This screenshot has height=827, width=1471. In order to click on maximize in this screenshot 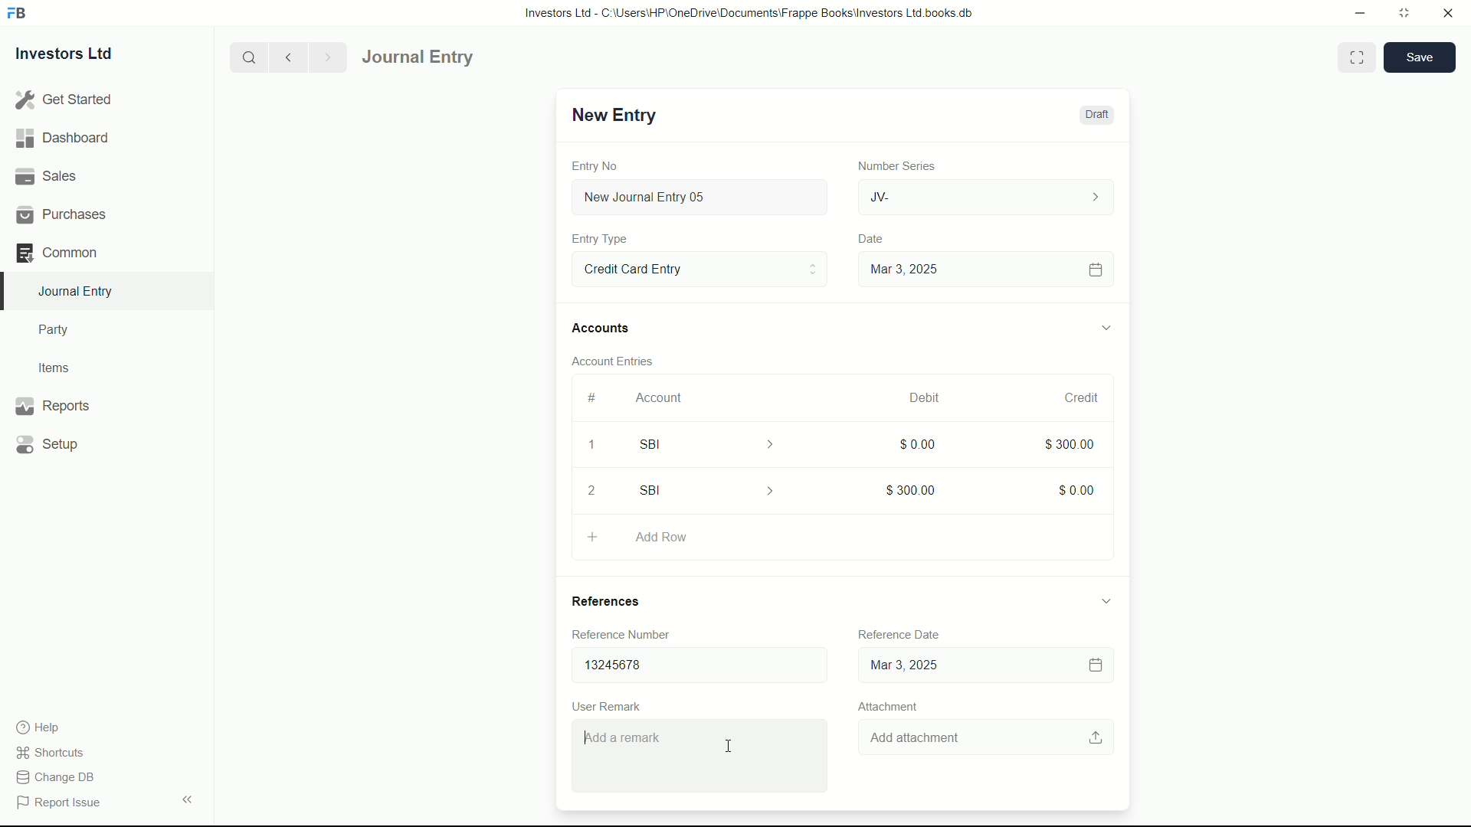, I will do `click(1404, 11)`.